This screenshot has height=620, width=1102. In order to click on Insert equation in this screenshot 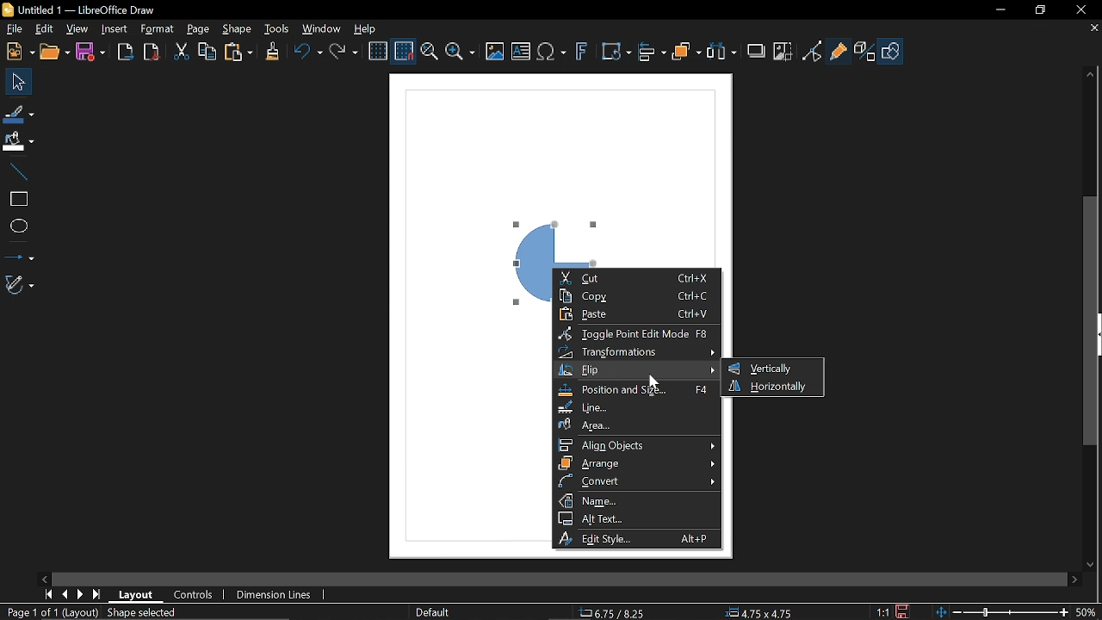, I will do `click(552, 53)`.